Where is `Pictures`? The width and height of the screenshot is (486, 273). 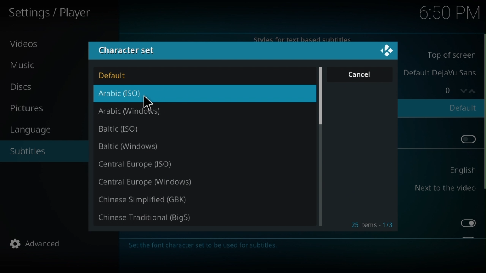
Pictures is located at coordinates (28, 108).